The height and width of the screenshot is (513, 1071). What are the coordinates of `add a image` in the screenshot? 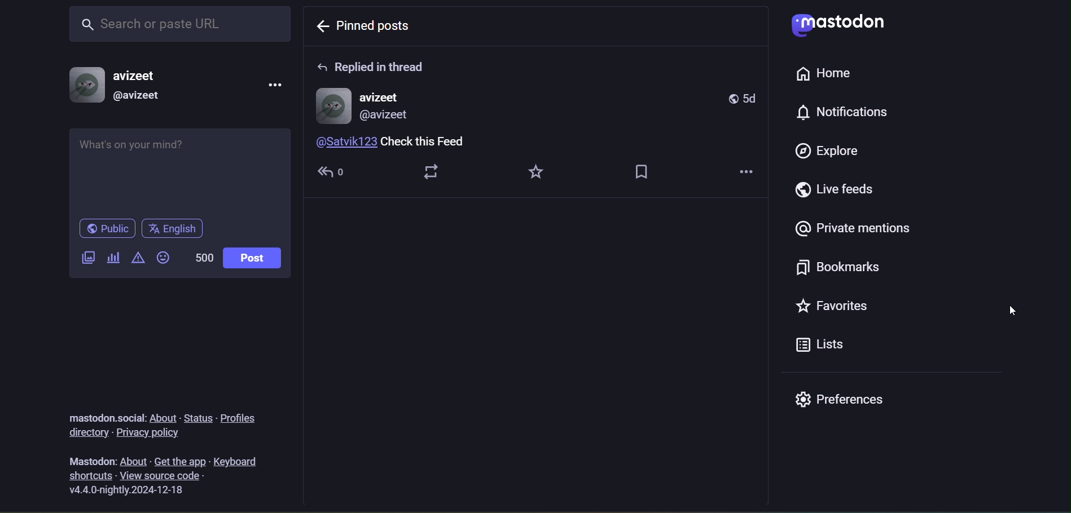 It's located at (86, 255).